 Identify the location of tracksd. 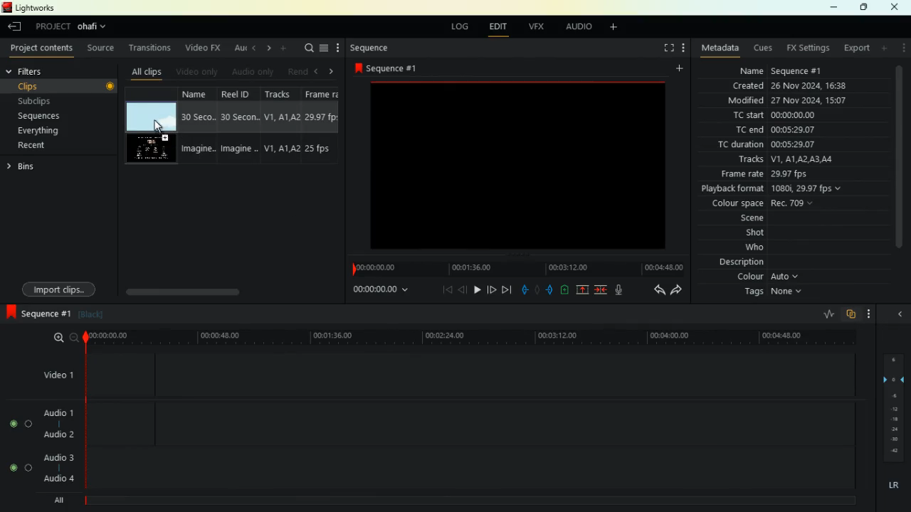
(282, 95).